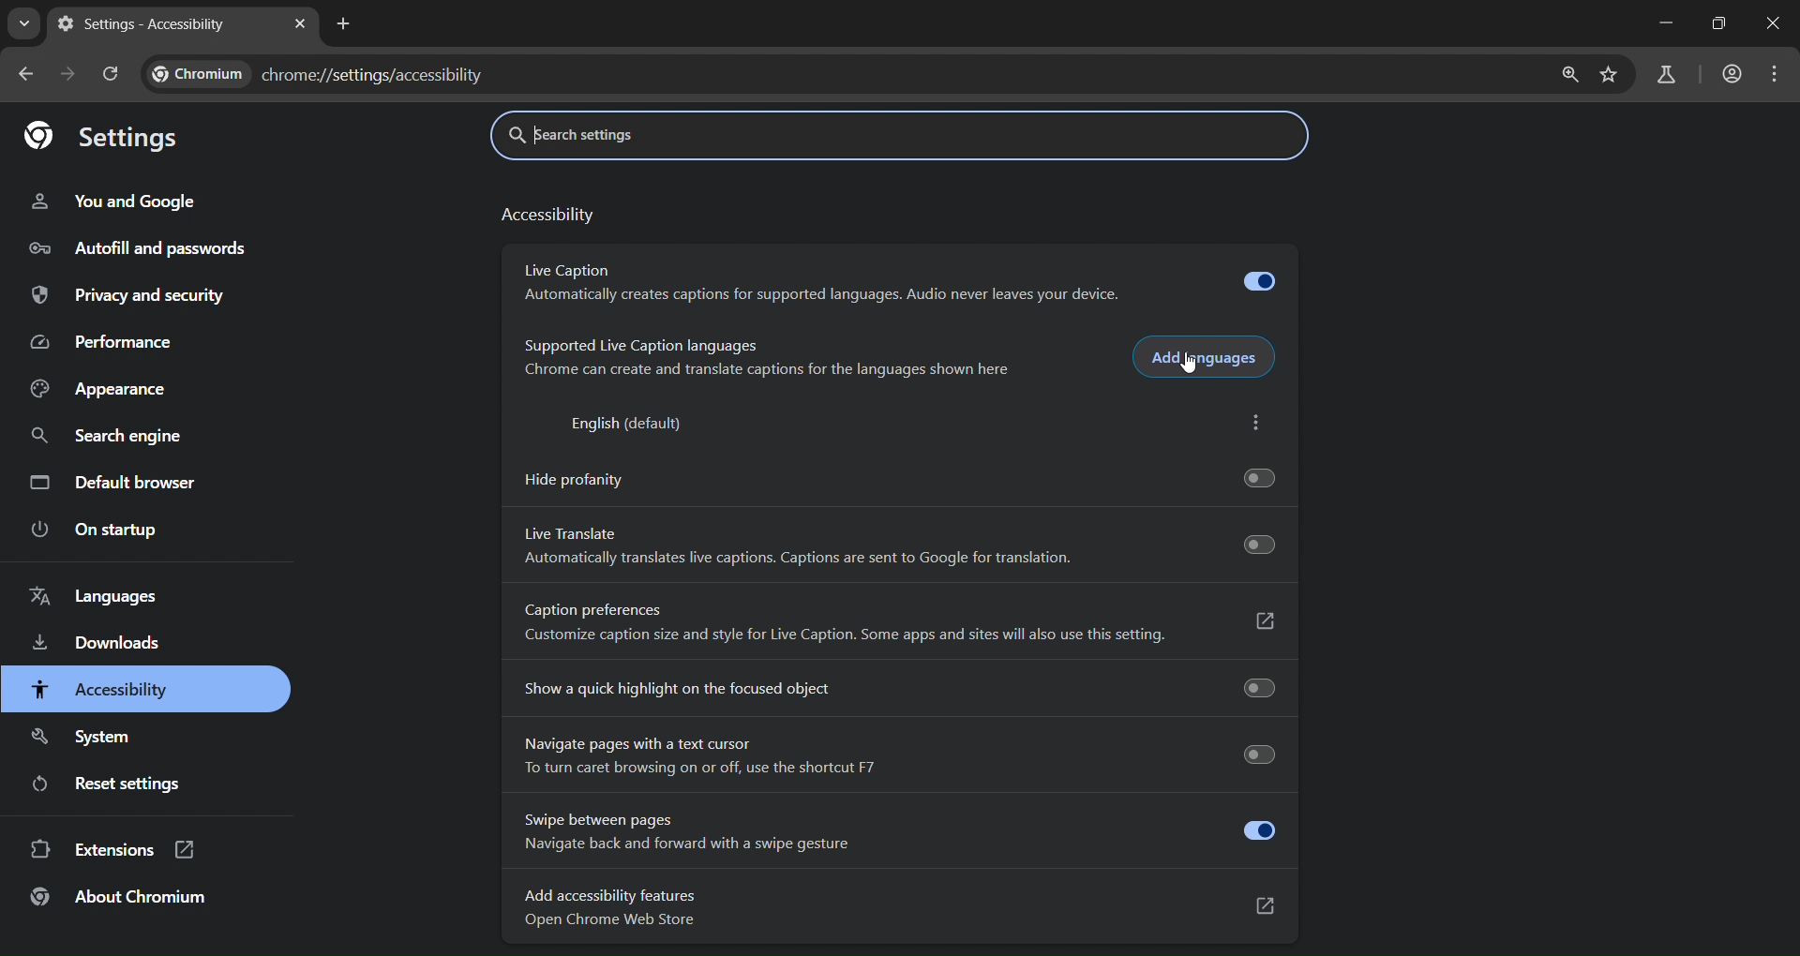 This screenshot has width=1800, height=956. Describe the element at coordinates (1262, 280) in the screenshot. I see `Button` at that location.